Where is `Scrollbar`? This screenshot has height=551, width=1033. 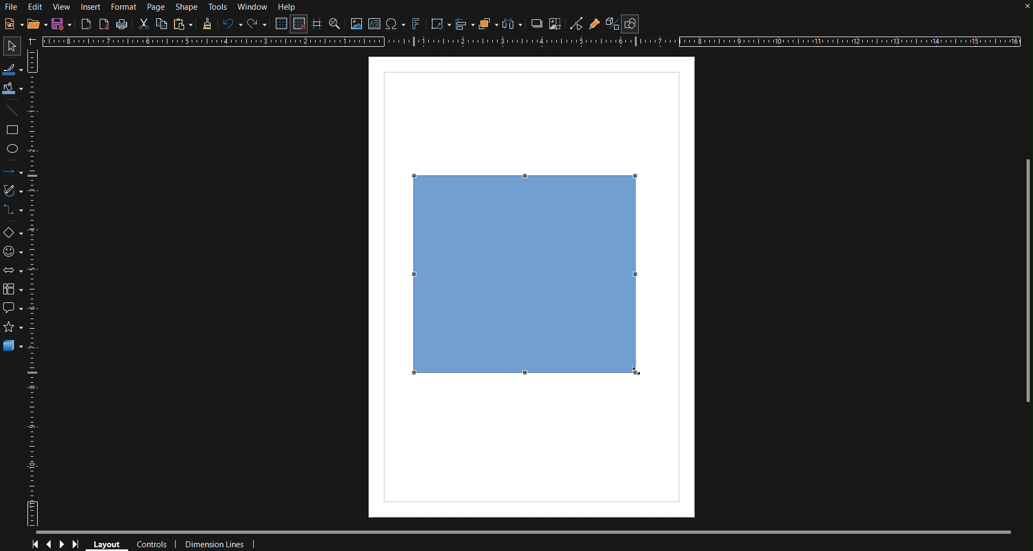
Scrollbar is located at coordinates (1027, 286).